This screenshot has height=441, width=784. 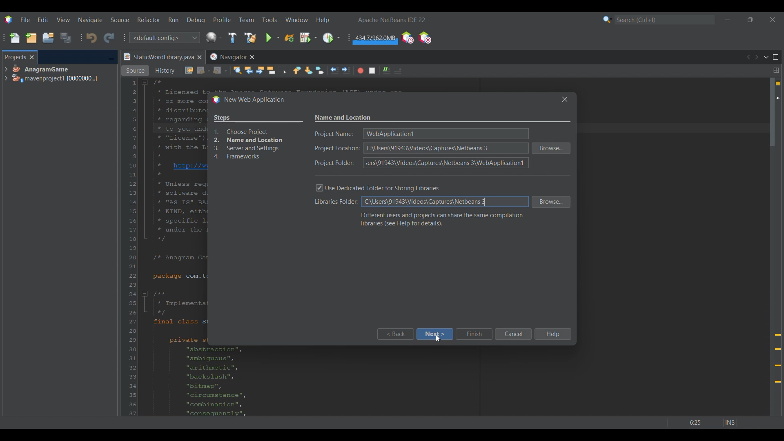 What do you see at coordinates (372, 71) in the screenshot?
I see `Stop macro recording` at bounding box center [372, 71].